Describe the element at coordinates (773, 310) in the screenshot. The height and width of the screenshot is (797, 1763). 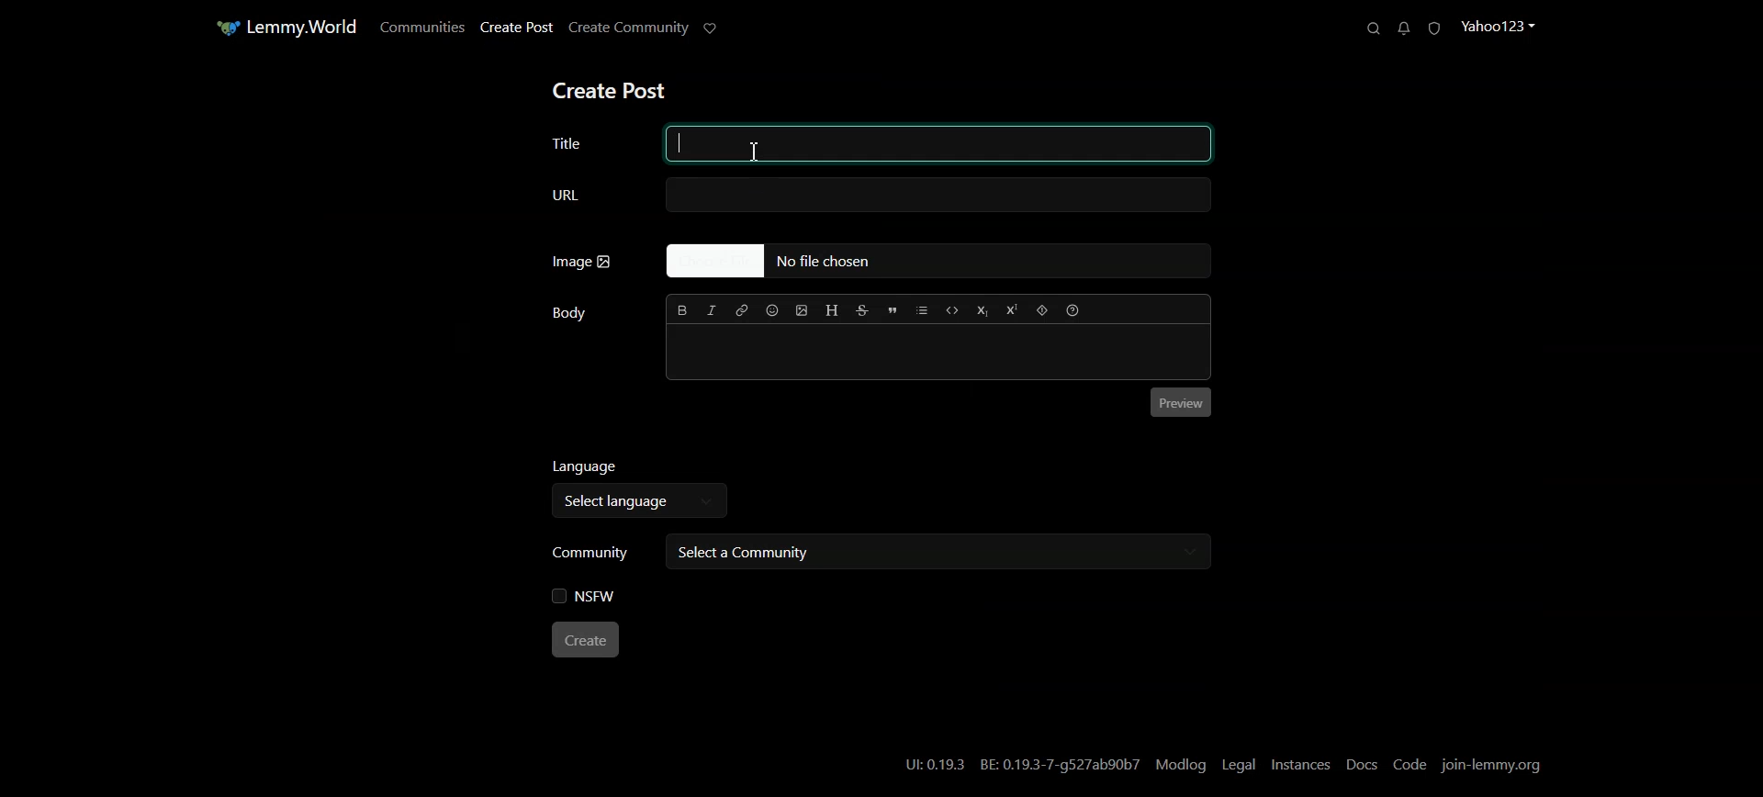
I see `Insert Emoji` at that location.